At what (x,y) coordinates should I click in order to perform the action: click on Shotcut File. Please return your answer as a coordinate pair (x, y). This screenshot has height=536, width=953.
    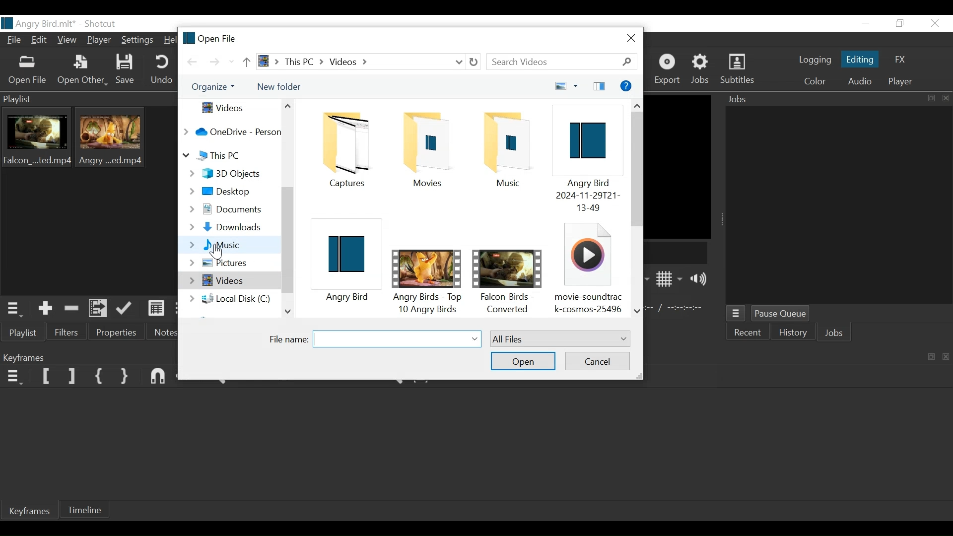
    Looking at the image, I should click on (343, 266).